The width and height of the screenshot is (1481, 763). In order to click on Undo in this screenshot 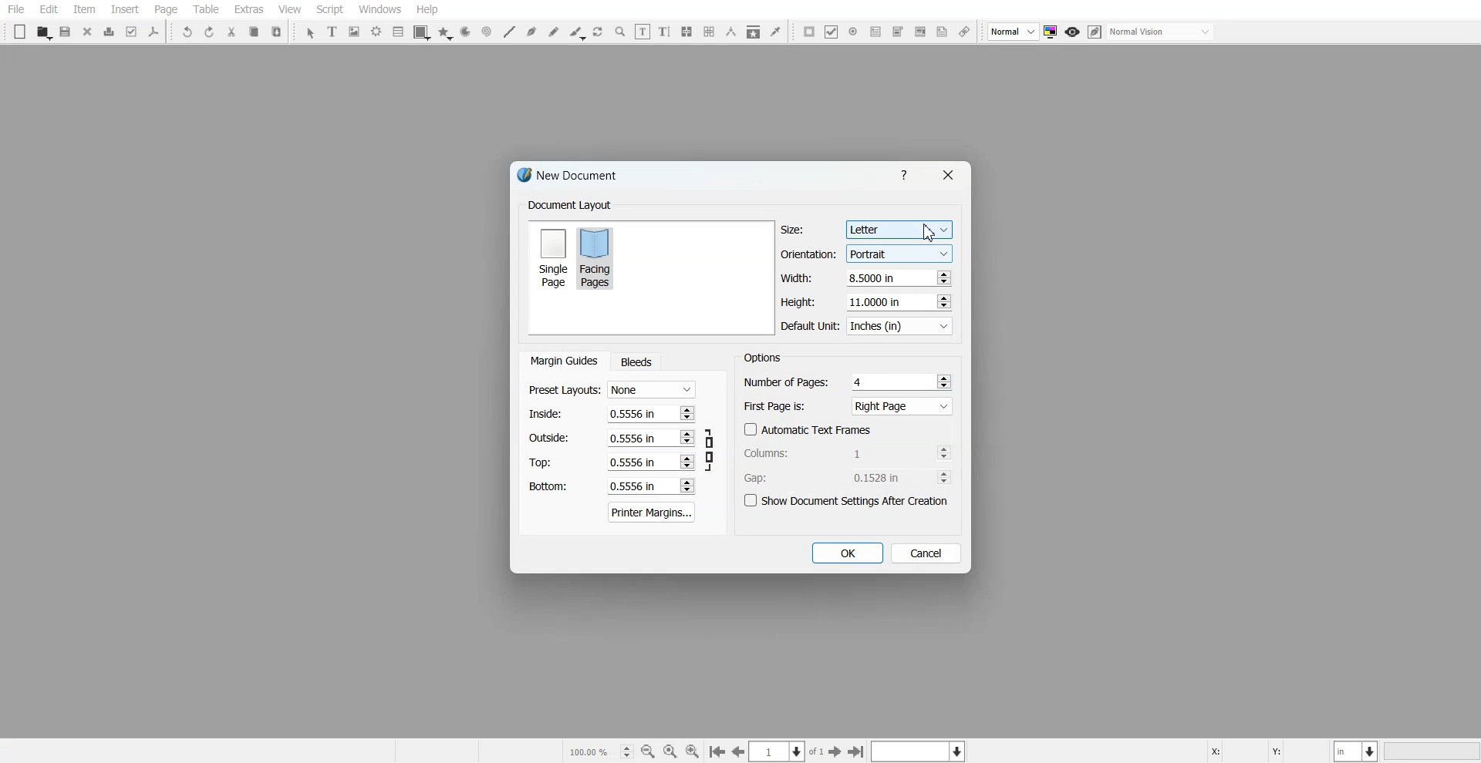, I will do `click(187, 32)`.